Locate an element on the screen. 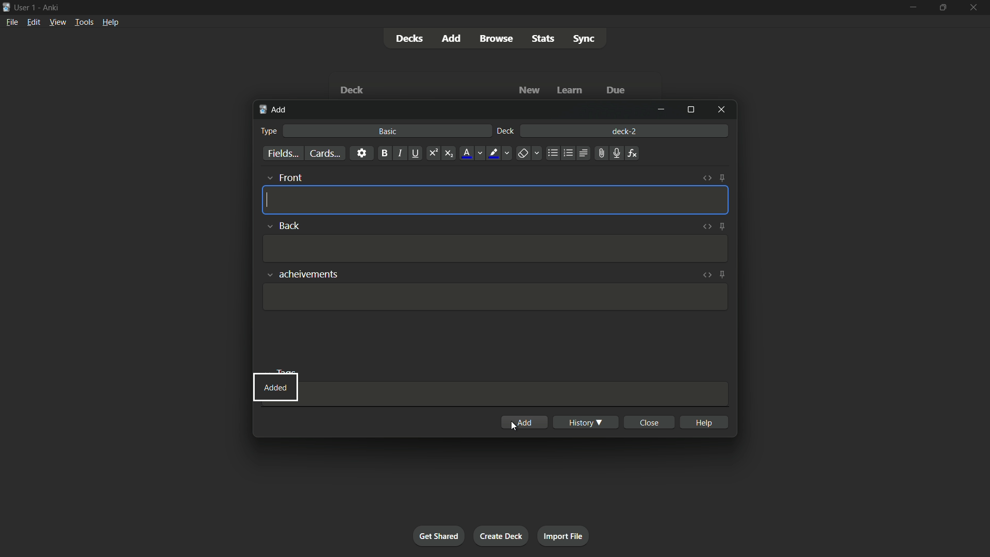  app name is located at coordinates (51, 8).